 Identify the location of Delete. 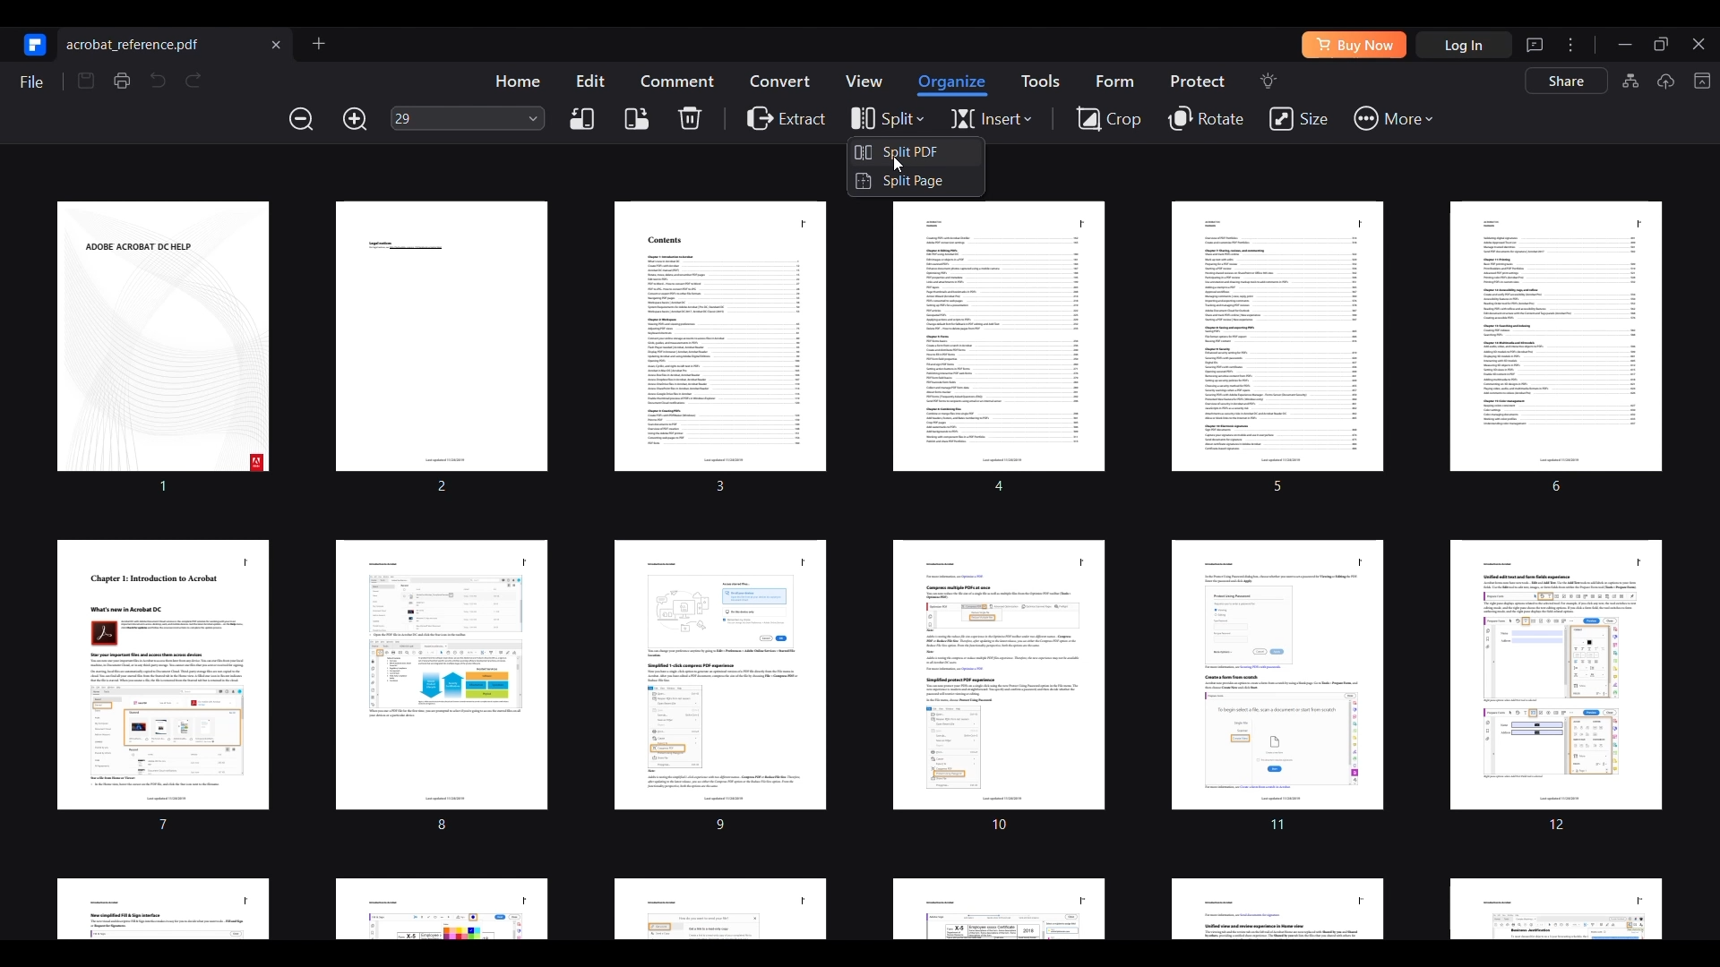
(690, 117).